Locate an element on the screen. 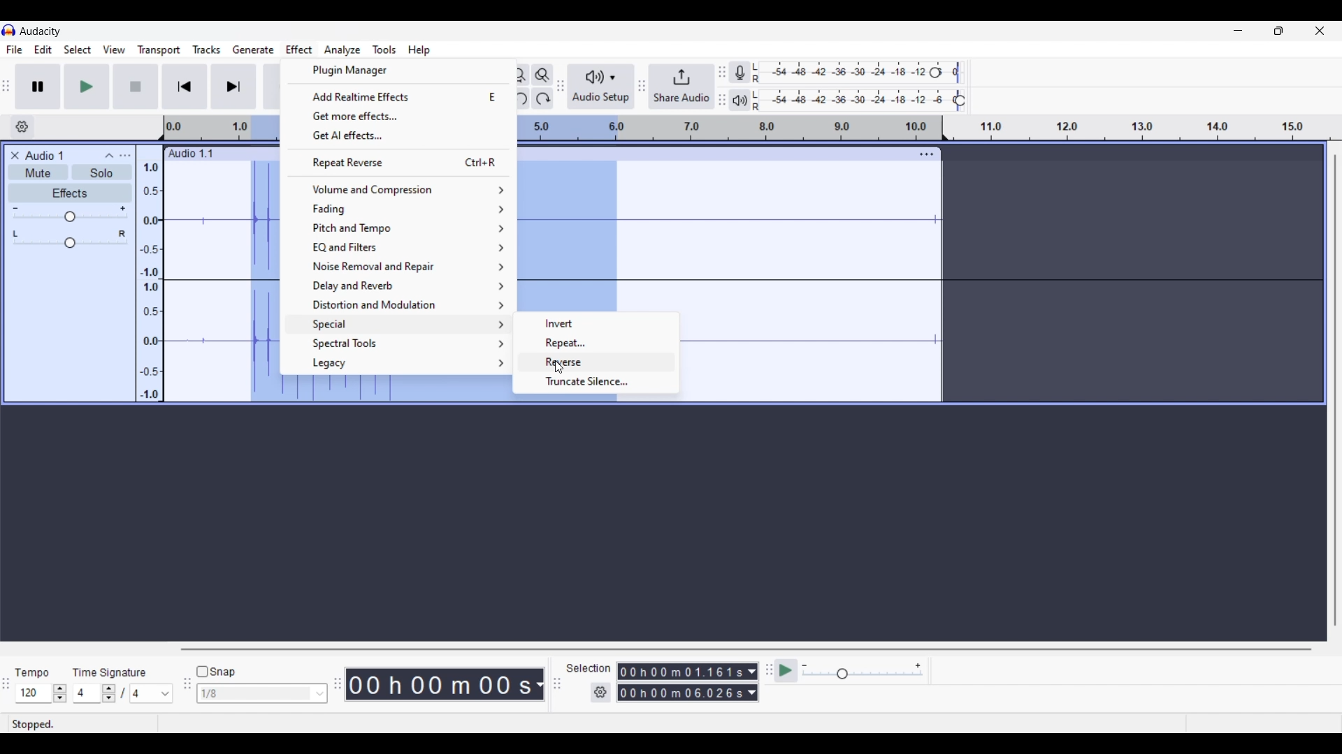  Open menu is located at coordinates (124, 156).